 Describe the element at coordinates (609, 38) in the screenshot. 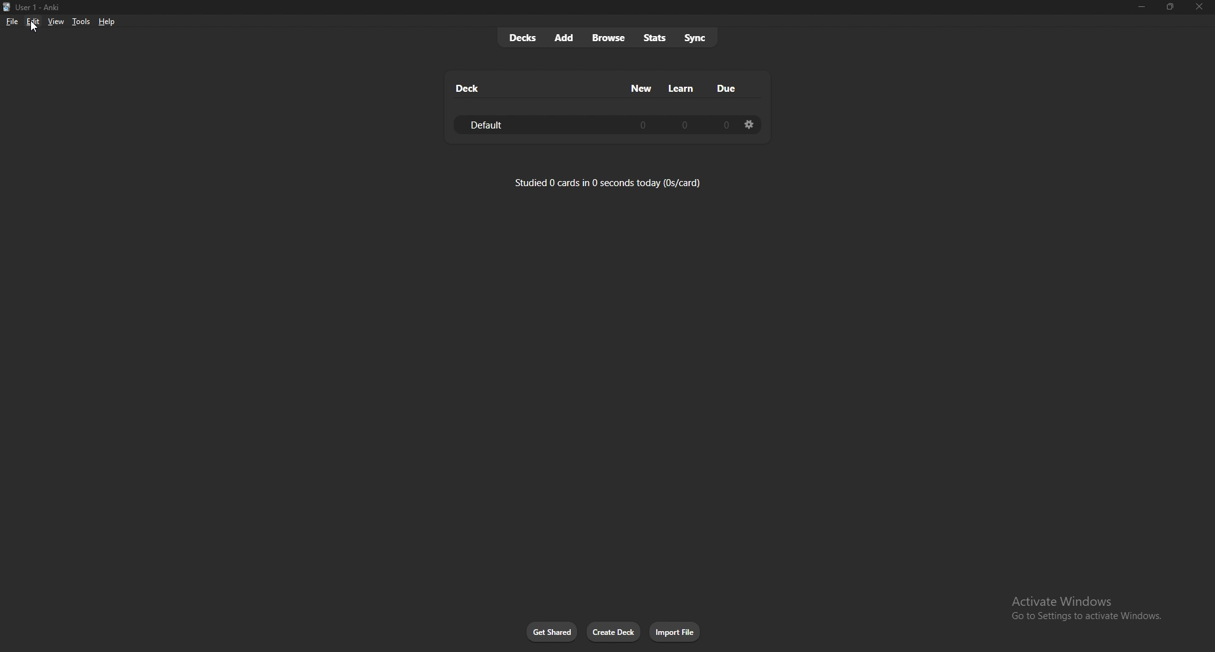

I see `browse` at that location.